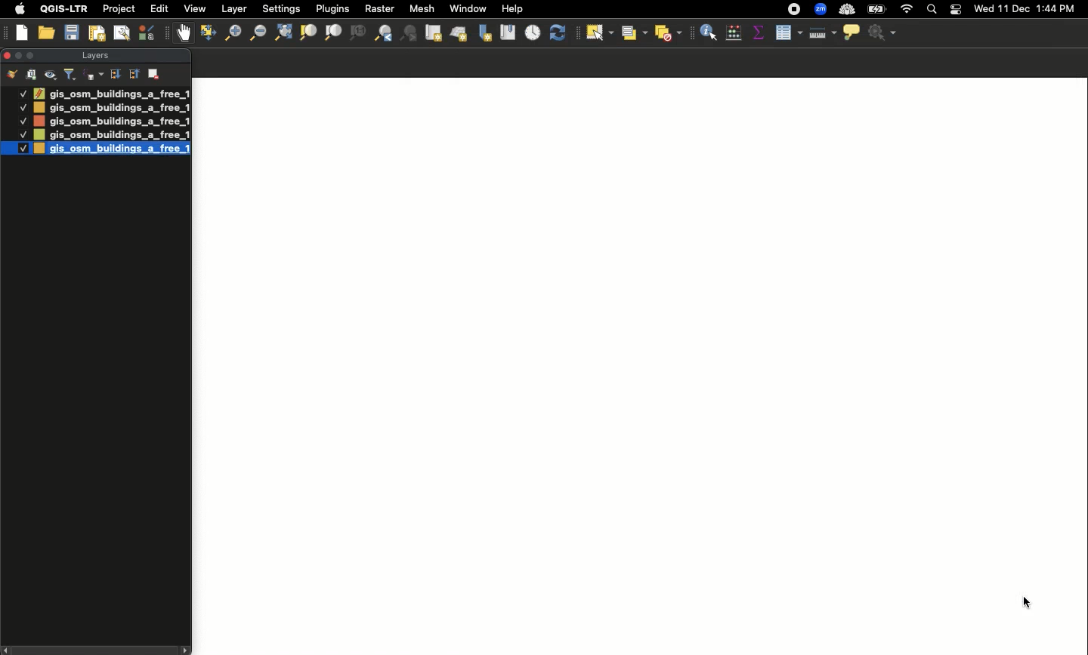  Describe the element at coordinates (17, 9) in the screenshot. I see `Apple` at that location.